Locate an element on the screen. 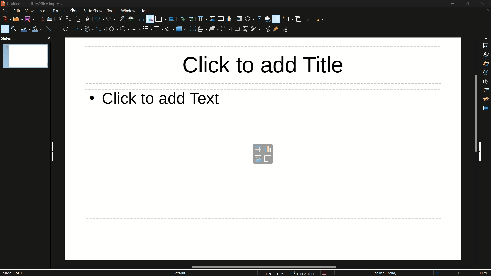 The width and height of the screenshot is (491, 276). view menu is located at coordinates (29, 11).